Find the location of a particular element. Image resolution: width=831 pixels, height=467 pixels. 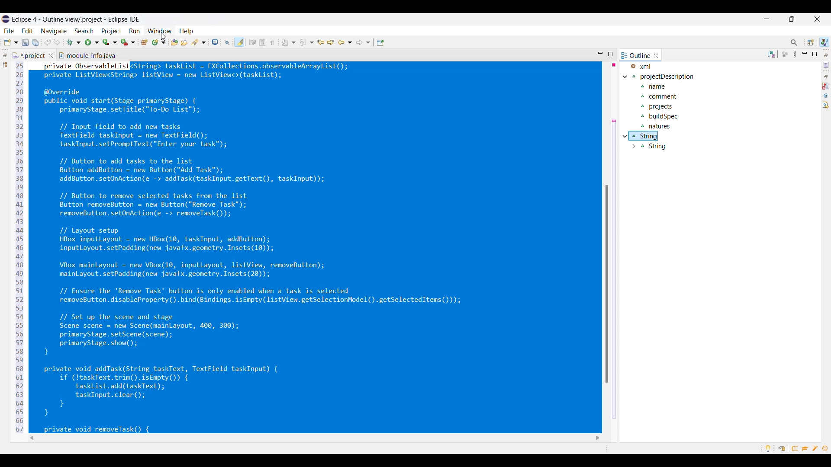

Navigate menu is located at coordinates (53, 31).